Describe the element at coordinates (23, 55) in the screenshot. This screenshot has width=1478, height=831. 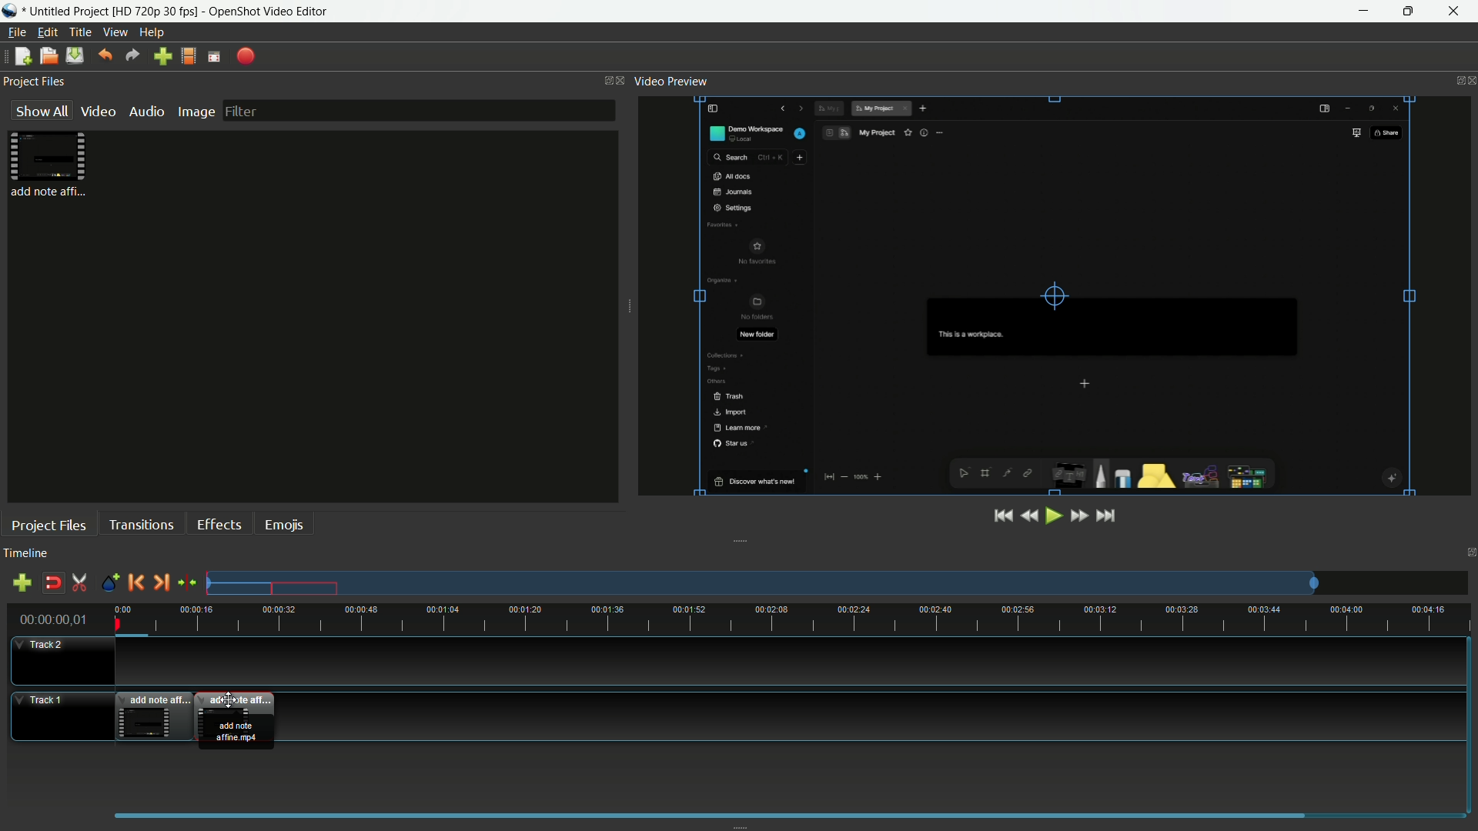
I see `new file` at that location.